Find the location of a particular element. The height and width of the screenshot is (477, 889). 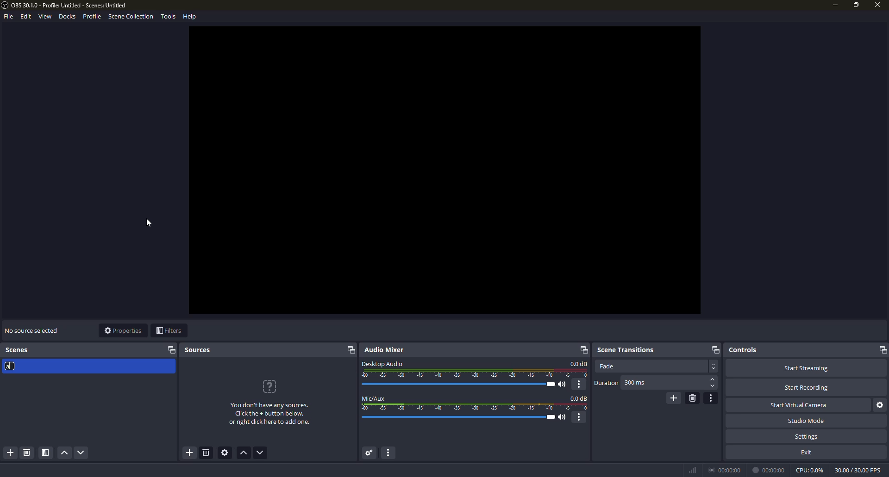

start streaming is located at coordinates (806, 367).